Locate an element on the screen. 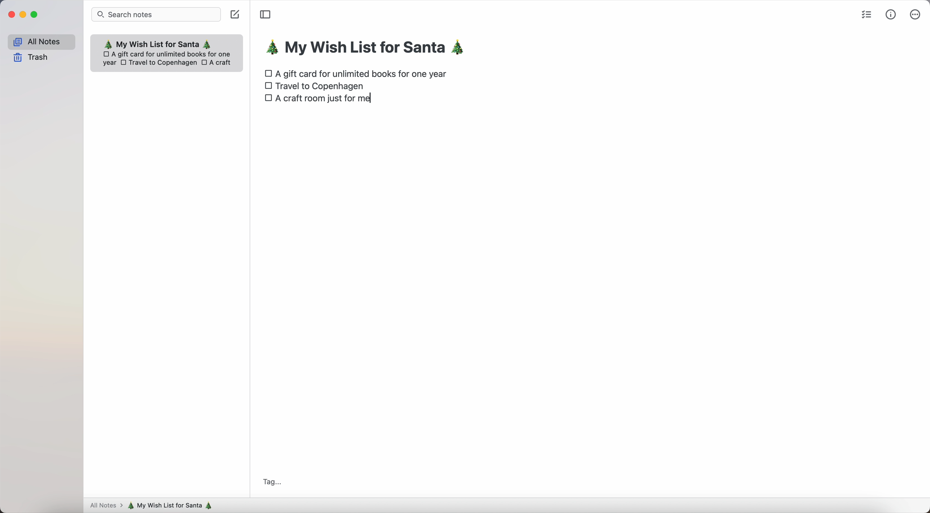 The width and height of the screenshot is (930, 513). all notes is located at coordinates (41, 40).